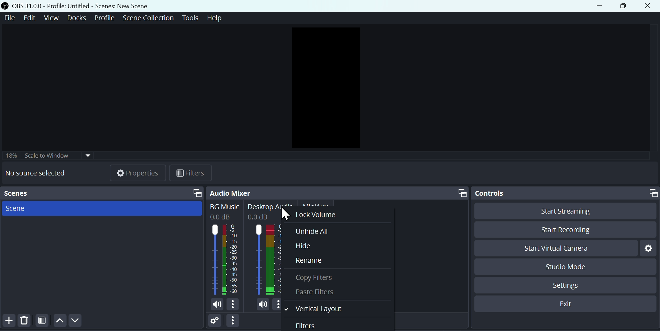 This screenshot has width=660, height=331. Describe the element at coordinates (556, 247) in the screenshot. I see `Start virtual camera` at that location.